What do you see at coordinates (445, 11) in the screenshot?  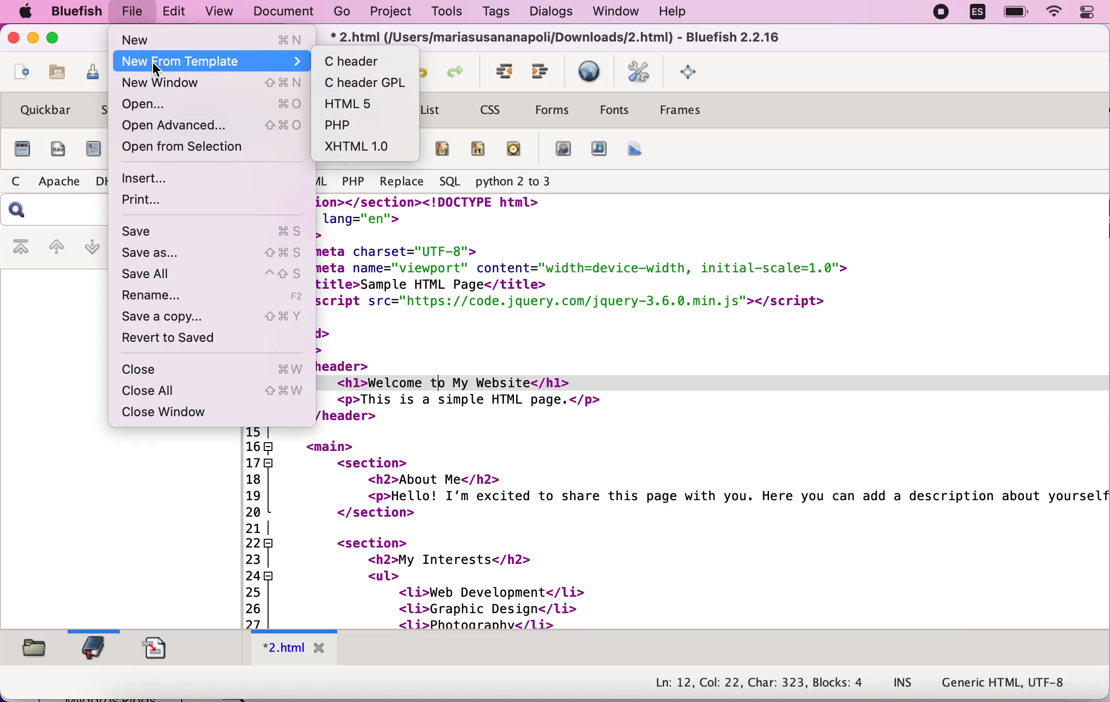 I see `tools` at bounding box center [445, 11].